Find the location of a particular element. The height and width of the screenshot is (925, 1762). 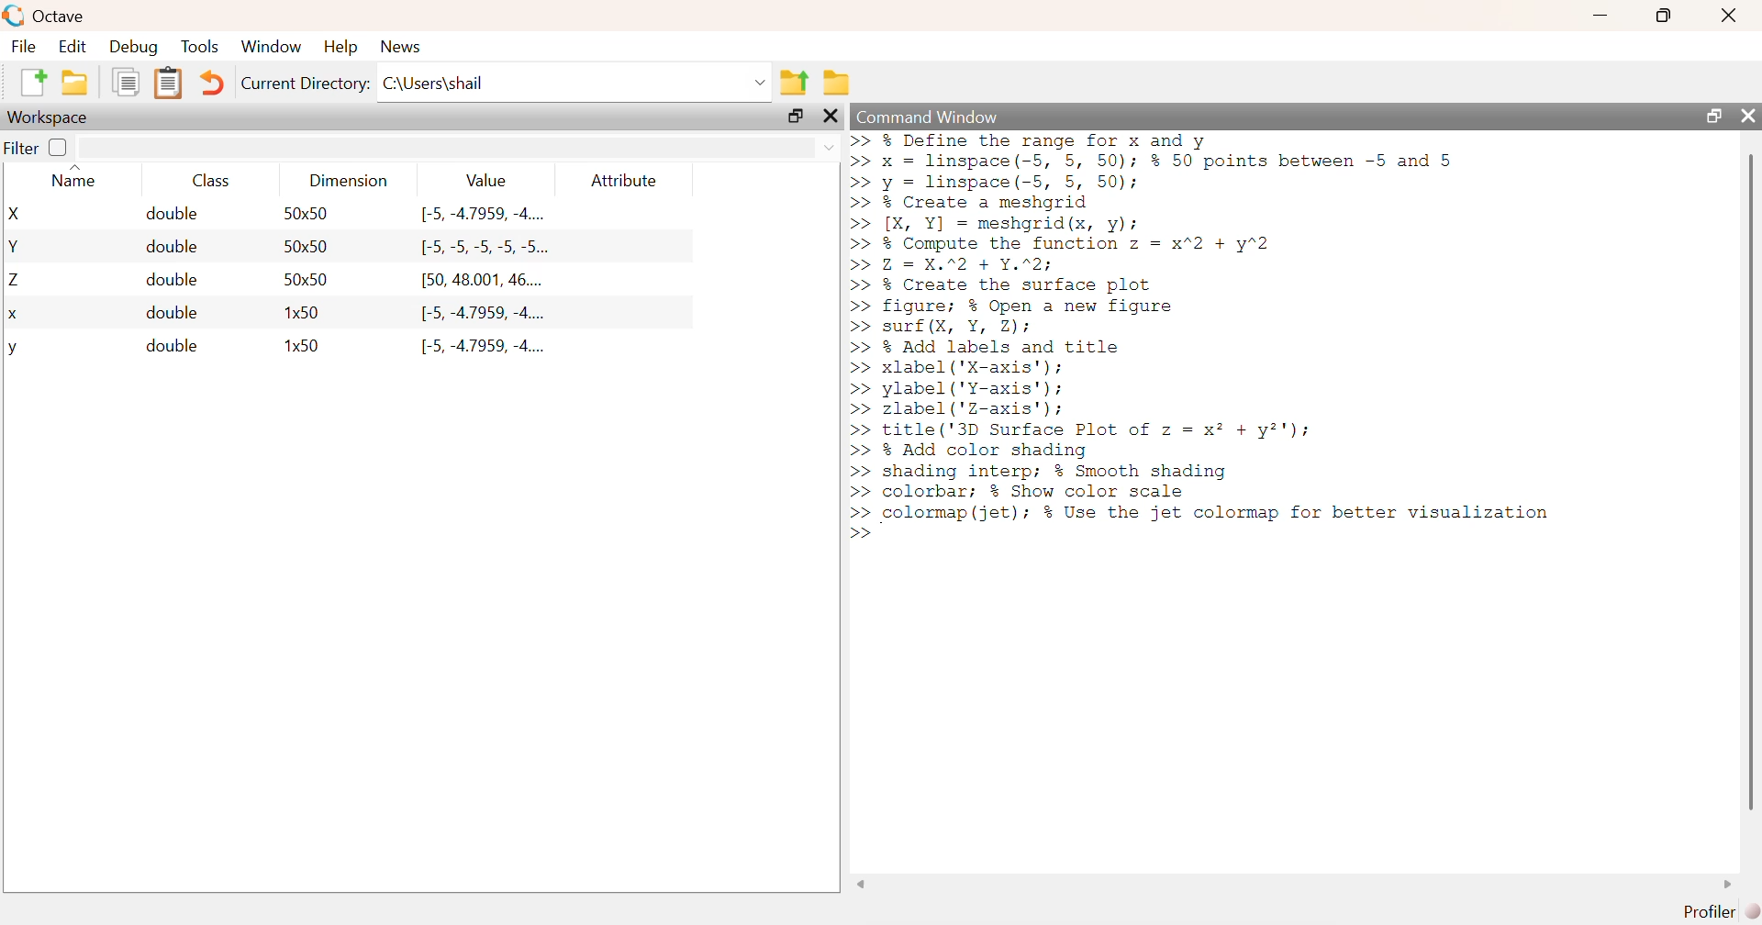

Undo is located at coordinates (209, 83).